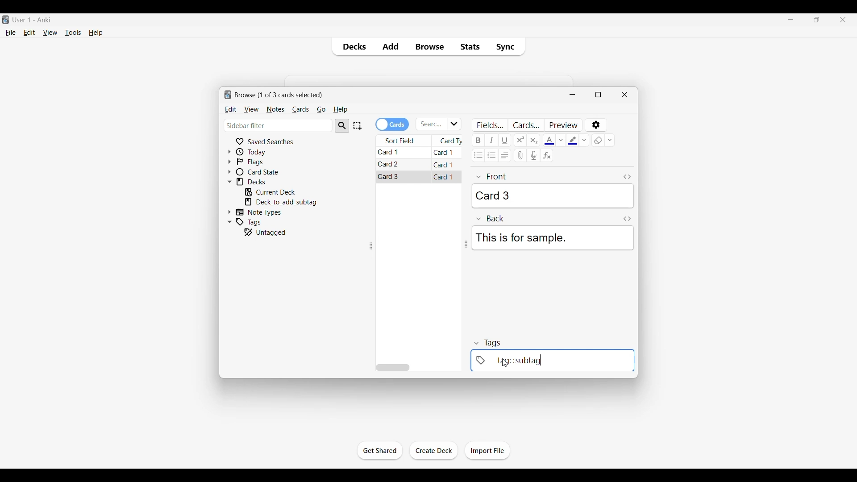 The width and height of the screenshot is (857, 482). What do you see at coordinates (229, 162) in the screenshot?
I see `Click to expand flags` at bounding box center [229, 162].